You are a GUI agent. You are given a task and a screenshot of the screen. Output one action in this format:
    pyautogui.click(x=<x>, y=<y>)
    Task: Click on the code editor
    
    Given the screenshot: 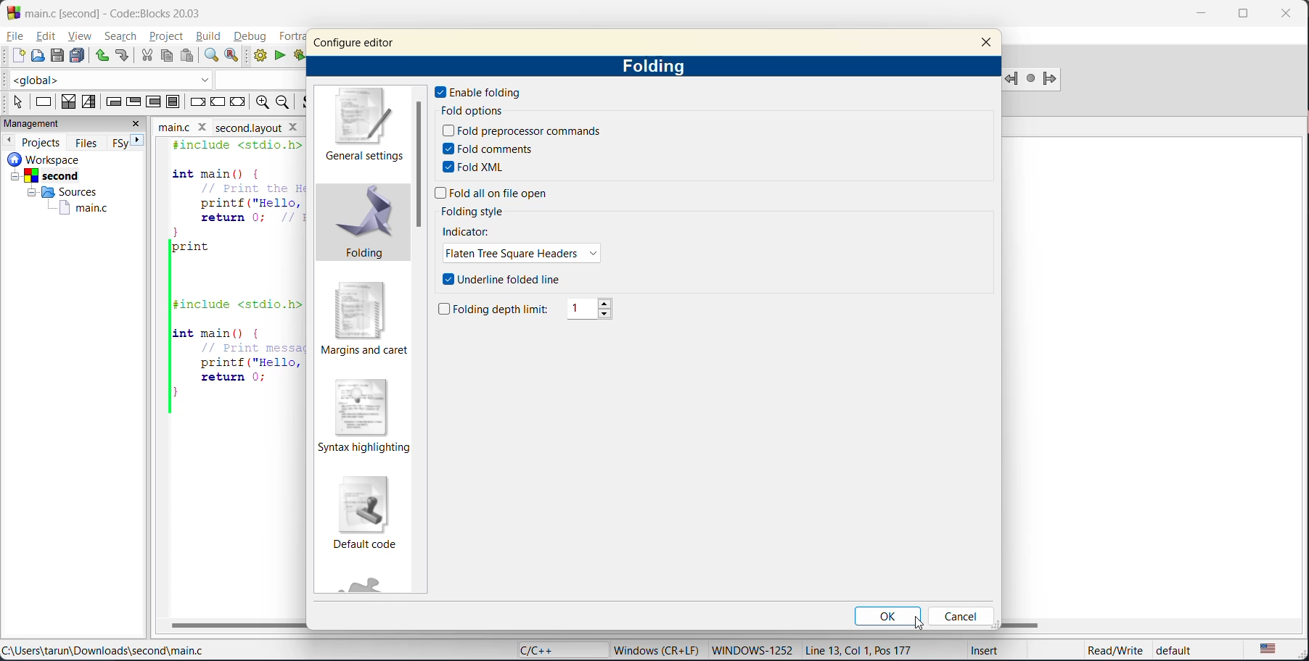 What is the action you would take?
    pyautogui.click(x=232, y=277)
    